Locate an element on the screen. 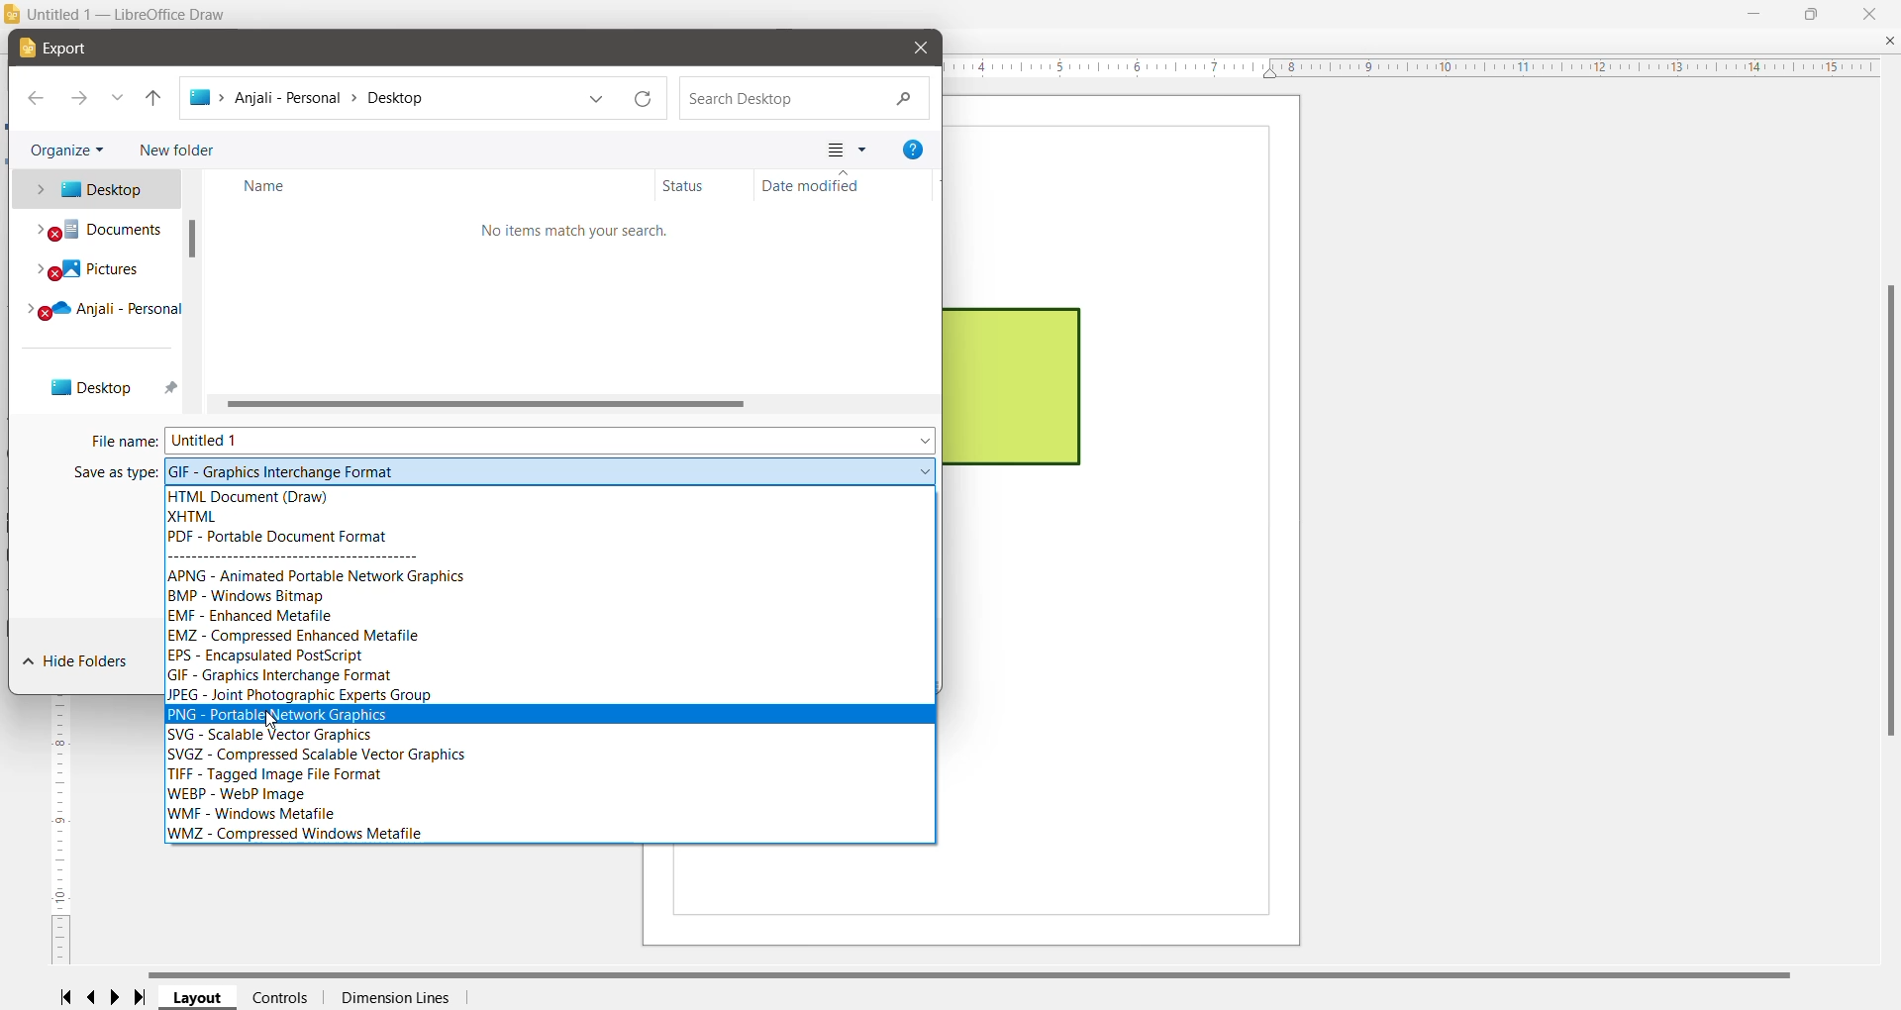 The image size is (1901, 1010). Move up one level is located at coordinates (153, 100).